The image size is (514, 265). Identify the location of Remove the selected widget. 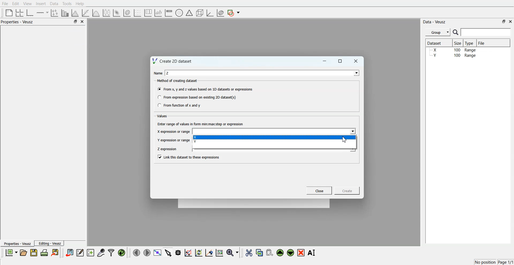
(301, 253).